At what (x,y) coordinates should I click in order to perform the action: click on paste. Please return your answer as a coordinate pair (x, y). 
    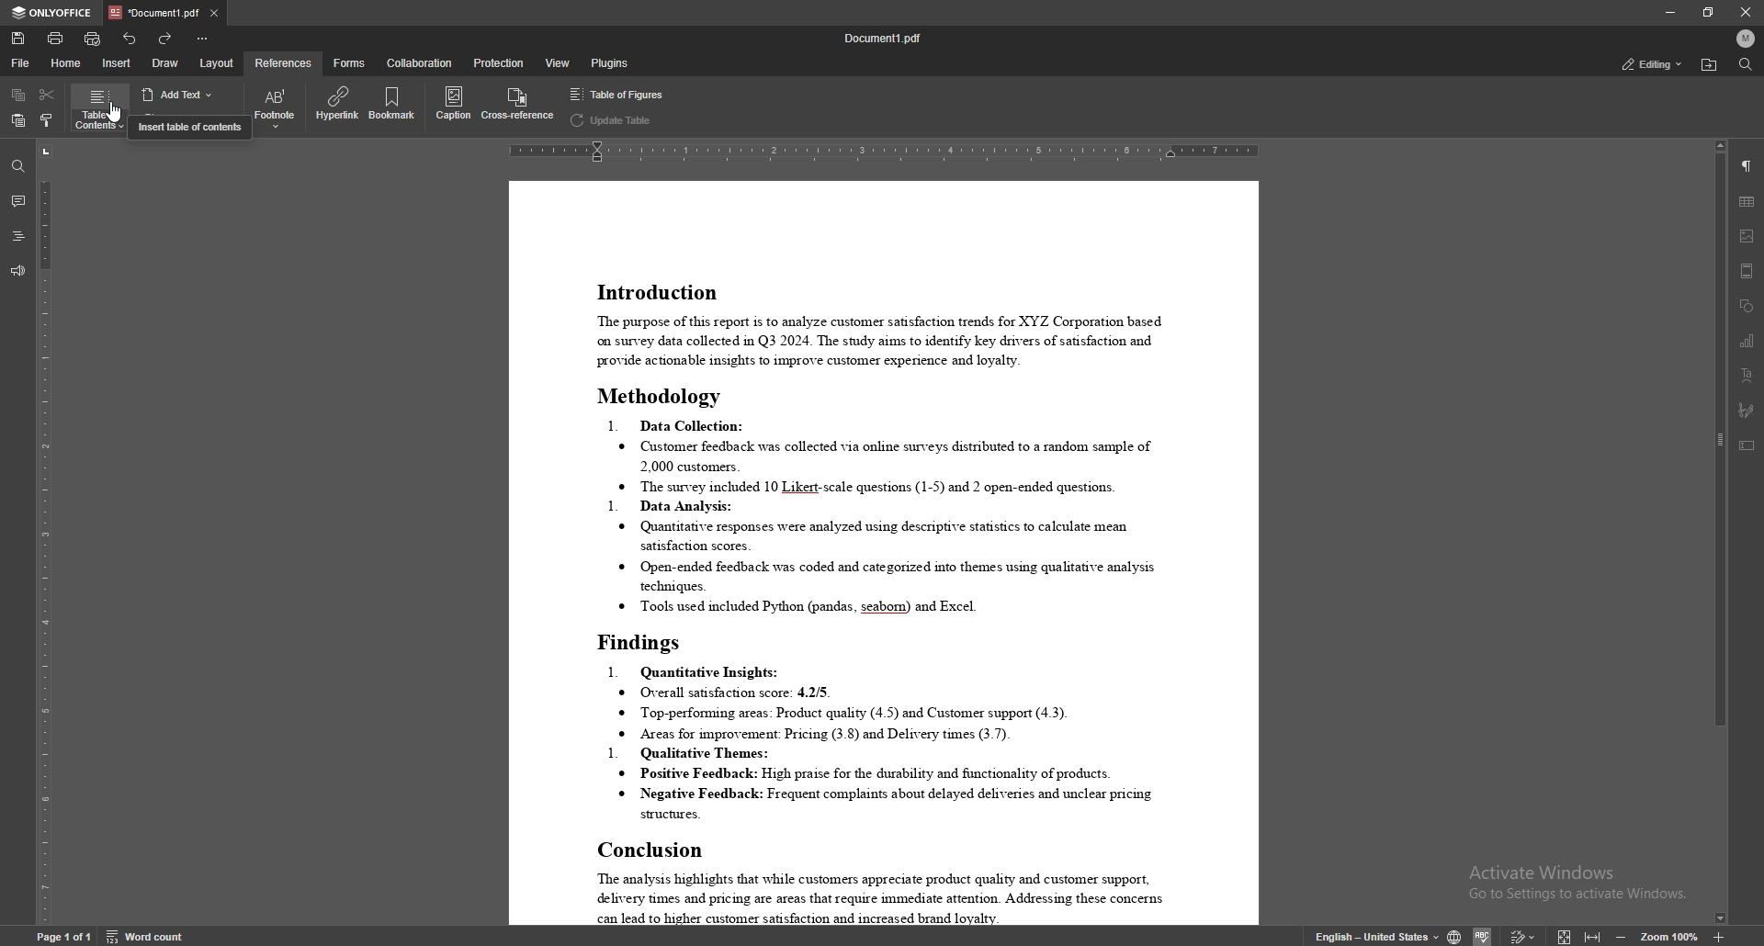
    Looking at the image, I should click on (18, 120).